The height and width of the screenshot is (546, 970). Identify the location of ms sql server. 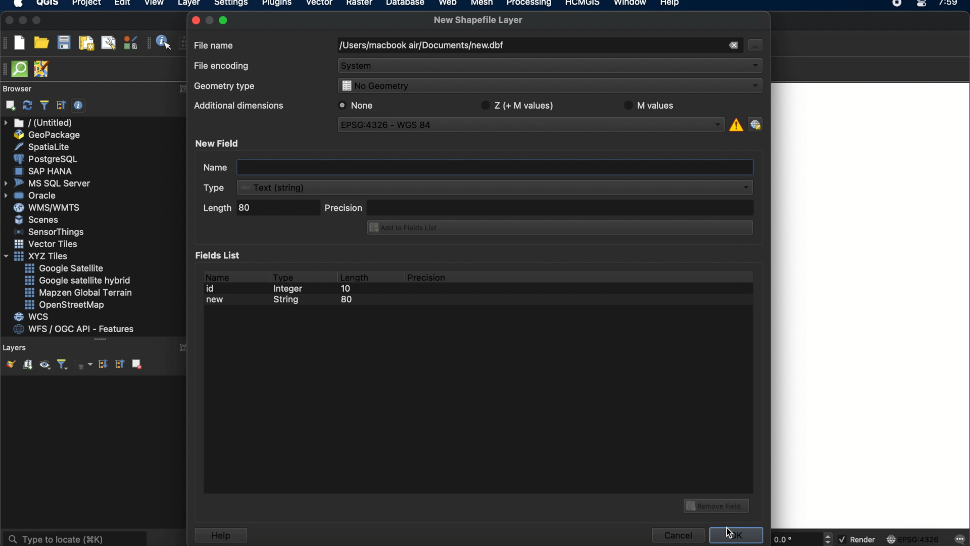
(49, 183).